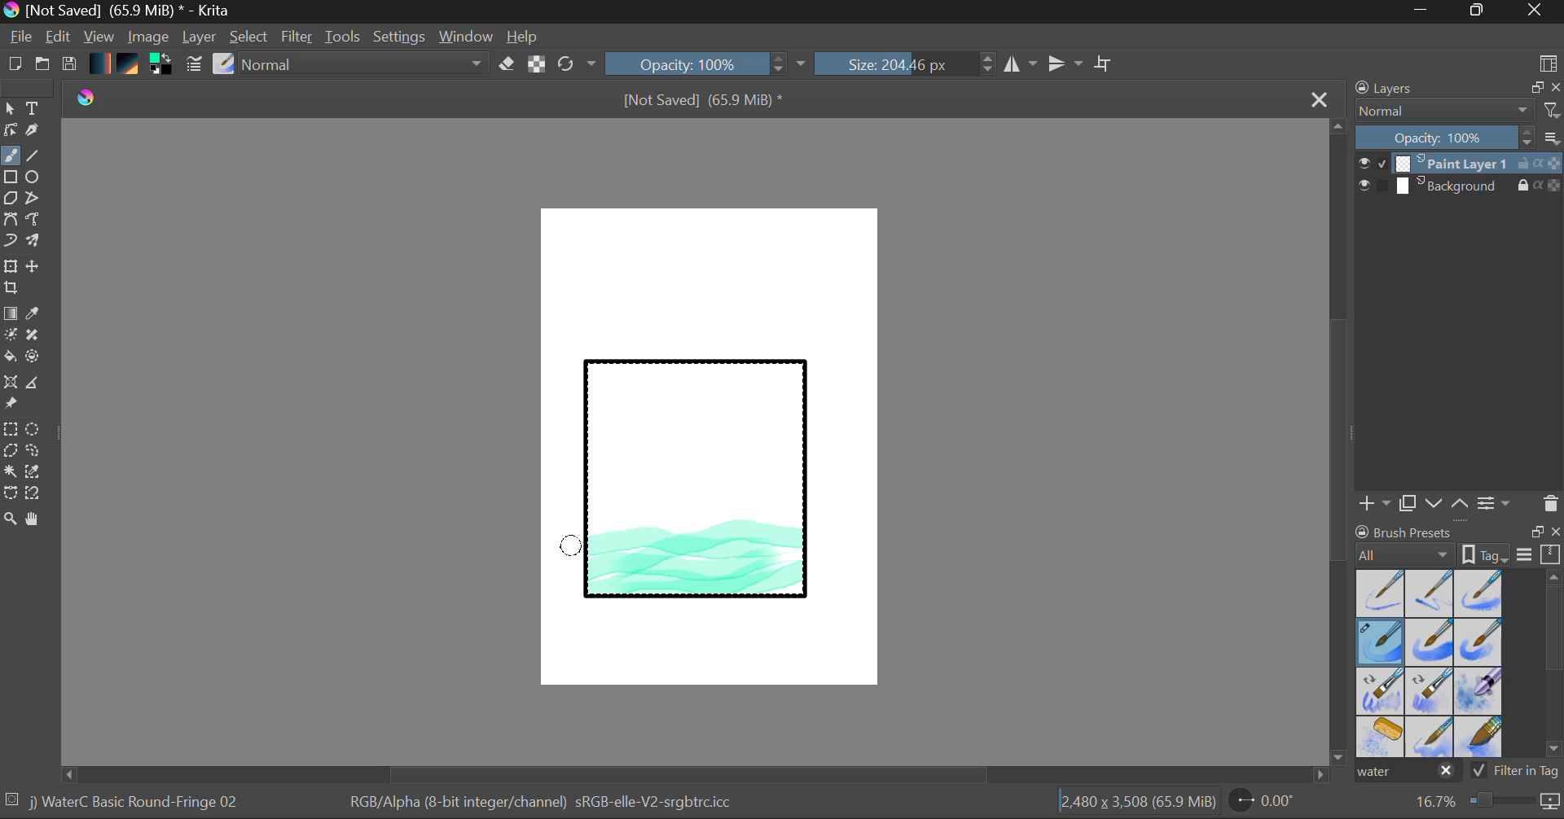  What do you see at coordinates (400, 37) in the screenshot?
I see `Settings` at bounding box center [400, 37].